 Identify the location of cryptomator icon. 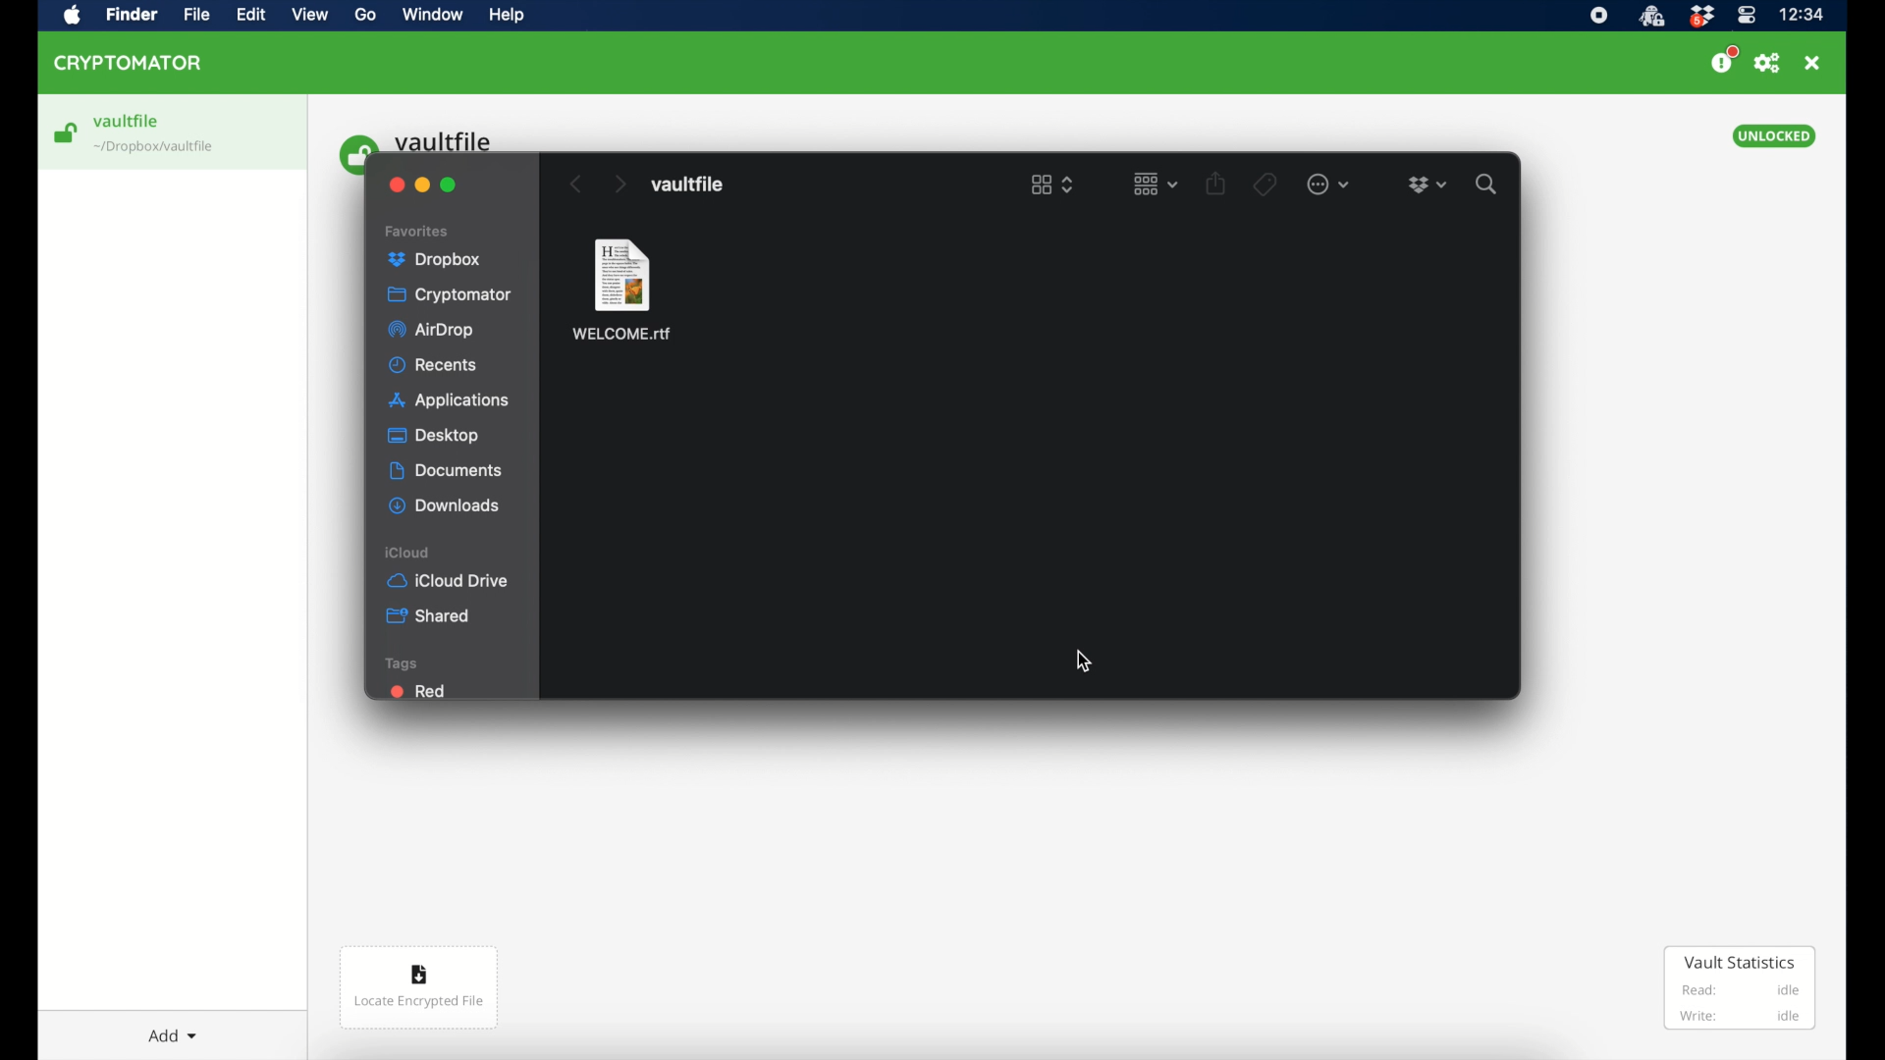
(1650, 16).